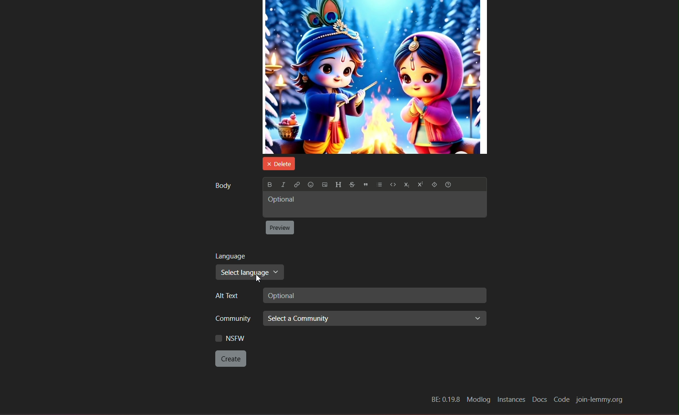 Image resolution: width=679 pixels, height=415 pixels. What do you see at coordinates (231, 359) in the screenshot?
I see `Create` at bounding box center [231, 359].